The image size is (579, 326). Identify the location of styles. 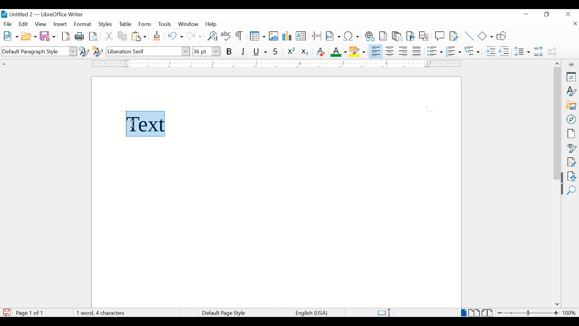
(572, 91).